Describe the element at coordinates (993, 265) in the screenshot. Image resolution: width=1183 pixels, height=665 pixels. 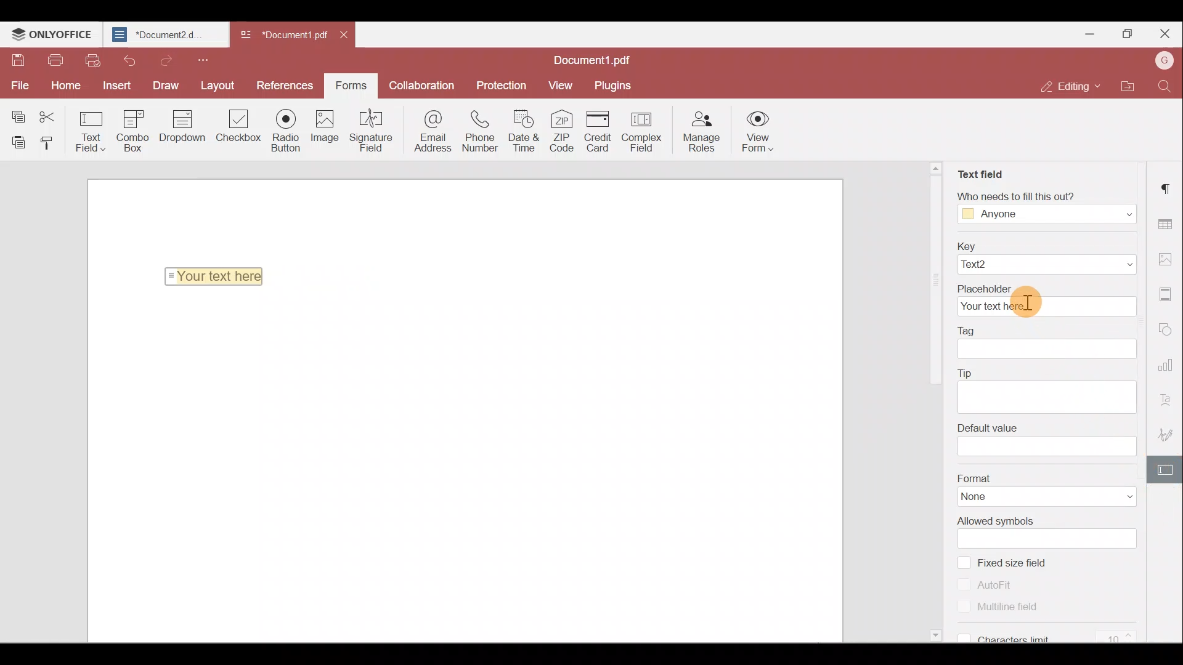
I see `Text2` at that location.